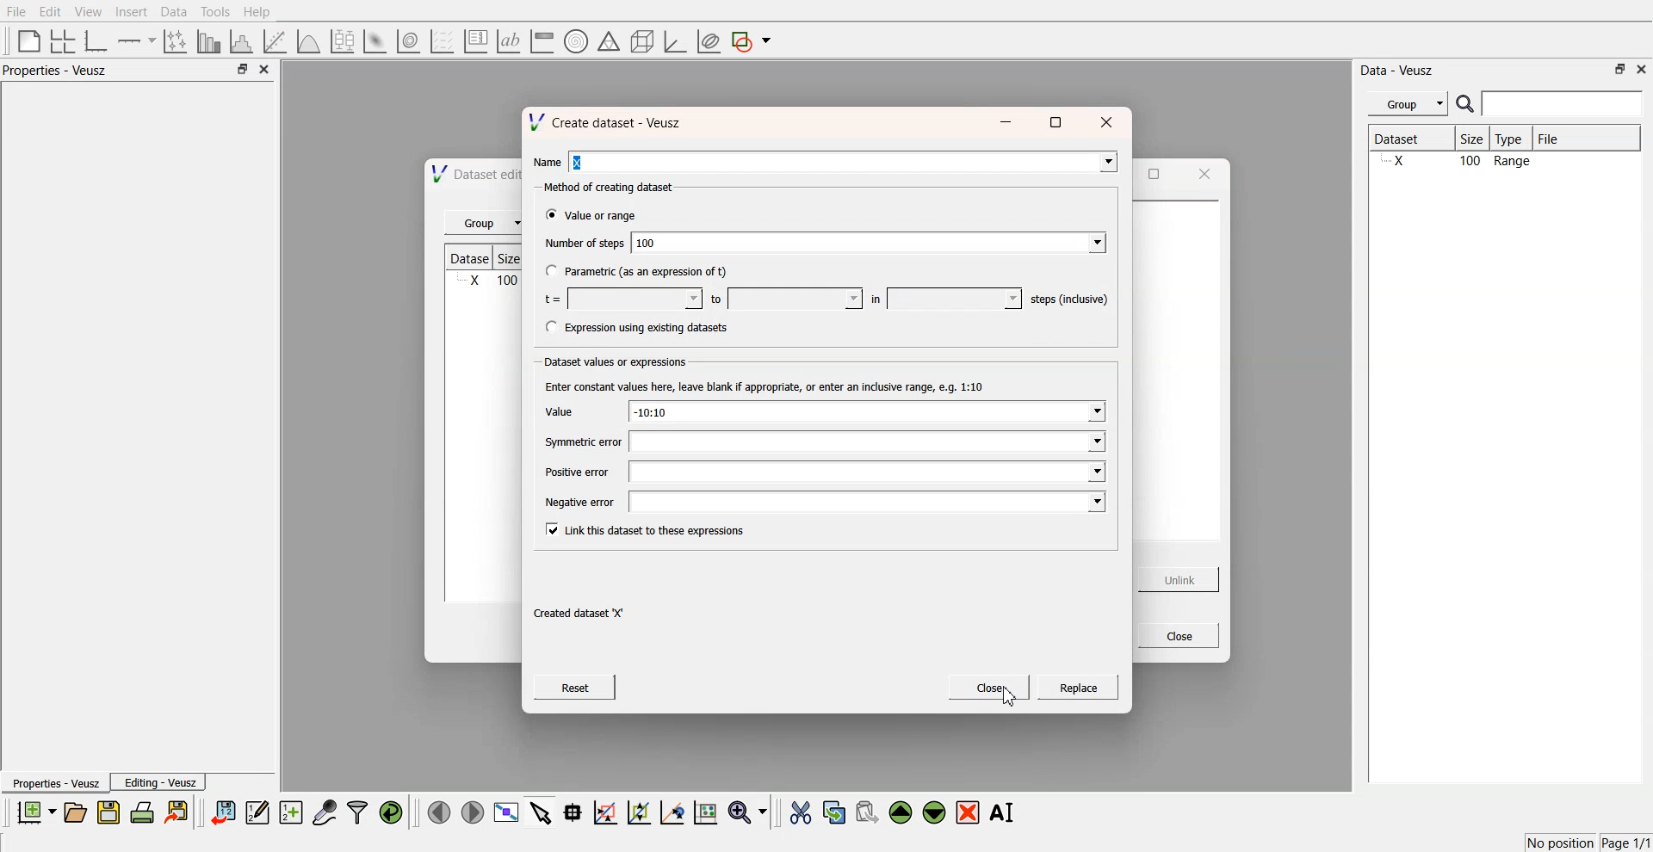 The width and height of the screenshot is (1653, 852). Describe the element at coordinates (576, 687) in the screenshot. I see `Reset` at that location.